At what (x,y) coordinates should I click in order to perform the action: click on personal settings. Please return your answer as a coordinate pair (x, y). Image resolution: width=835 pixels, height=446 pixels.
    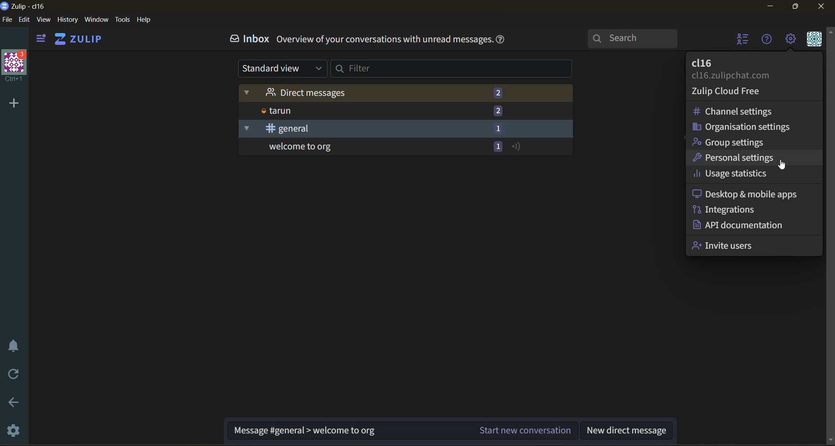
    Looking at the image, I should click on (753, 159).